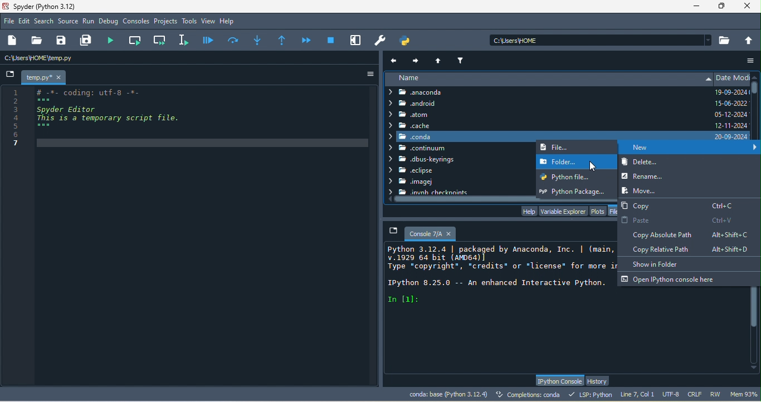 Image resolution: width=761 pixels, height=402 pixels. I want to click on debug file, so click(208, 40).